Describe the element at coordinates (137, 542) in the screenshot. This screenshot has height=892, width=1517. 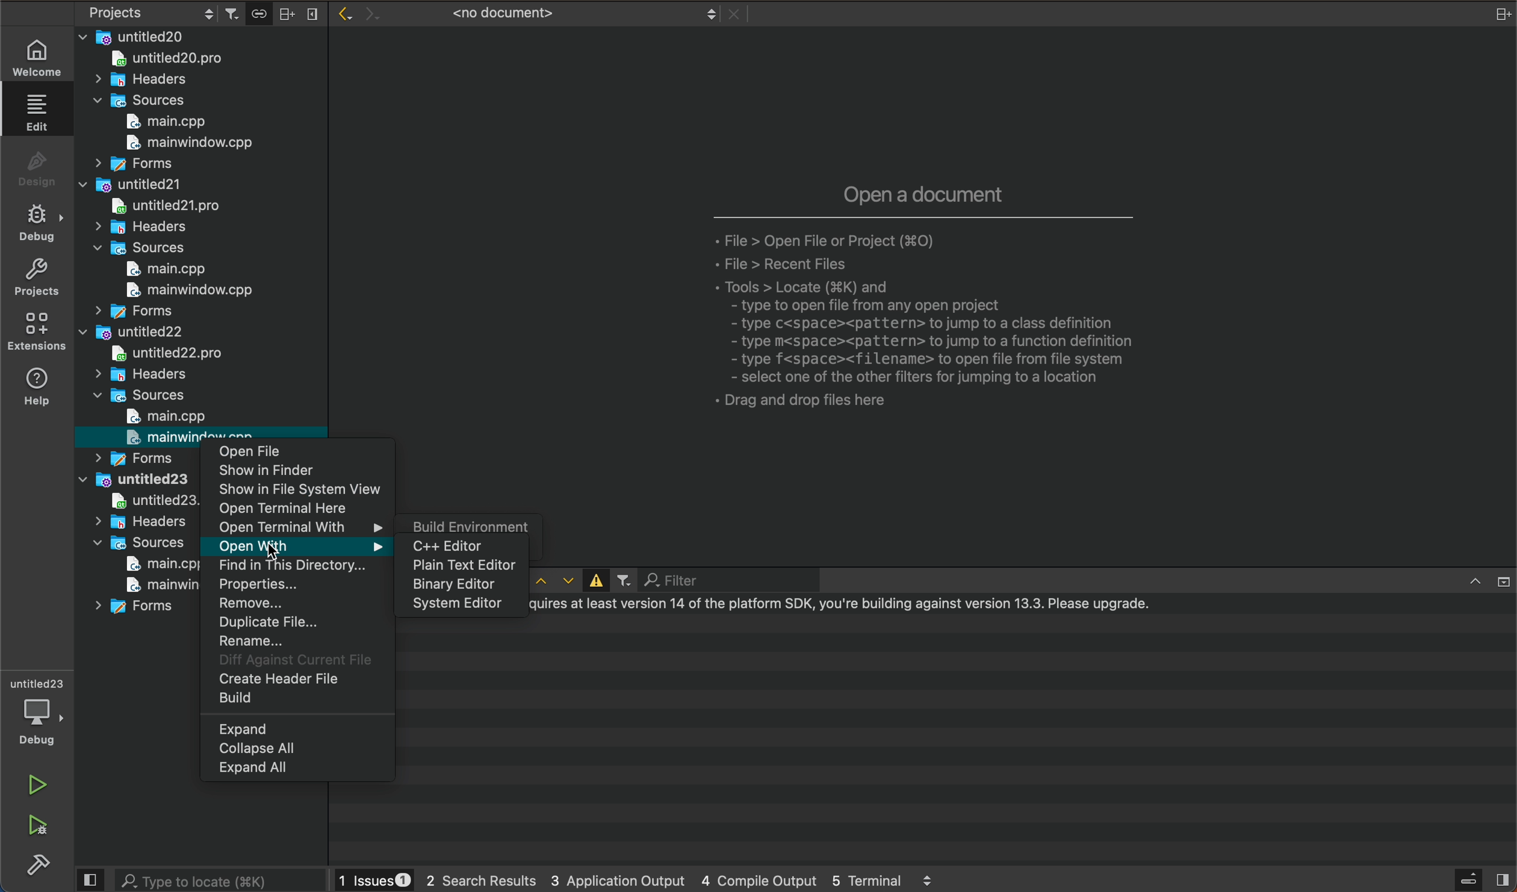
I see `sources` at that location.